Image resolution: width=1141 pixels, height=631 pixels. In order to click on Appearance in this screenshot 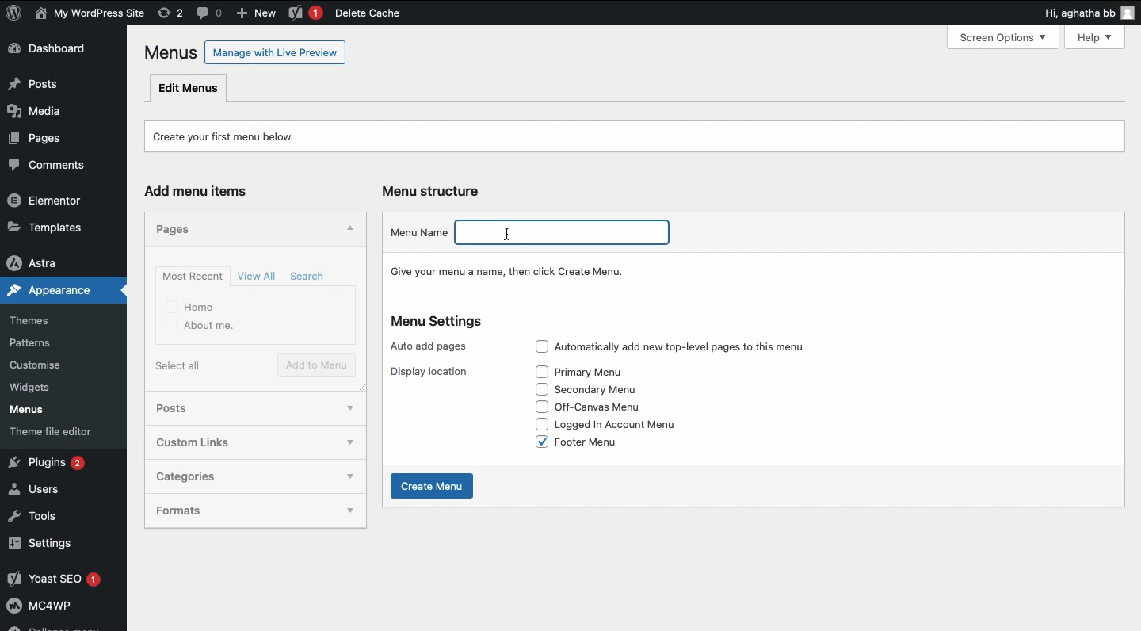, I will do `click(46, 293)`.